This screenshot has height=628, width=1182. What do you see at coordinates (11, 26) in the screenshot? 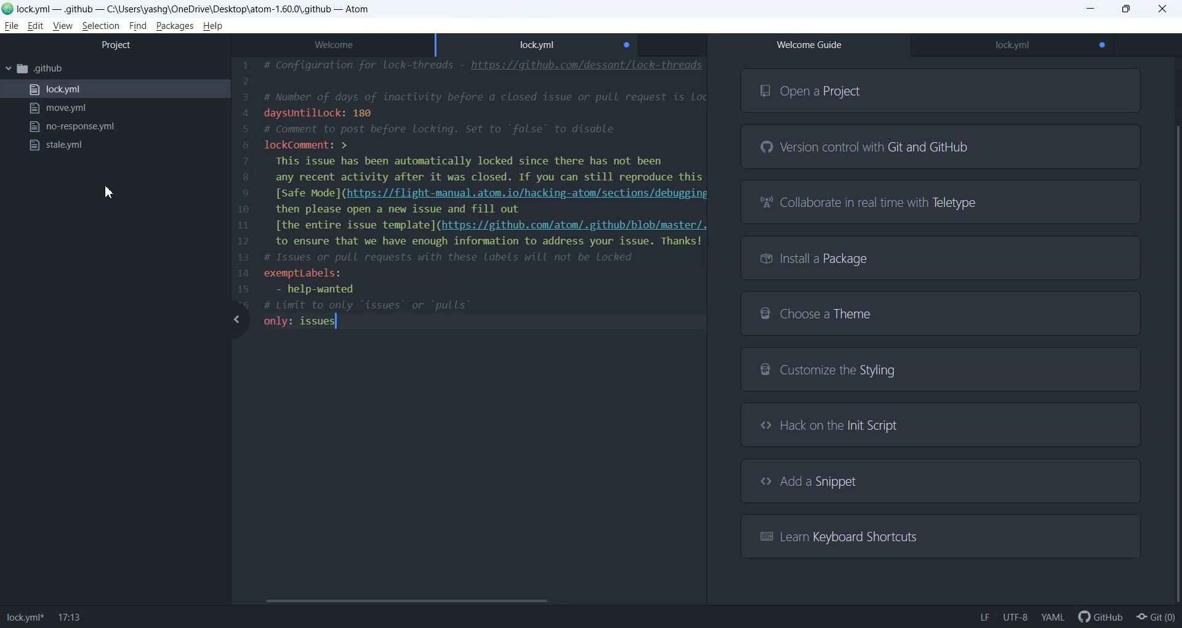
I see `File` at bounding box center [11, 26].